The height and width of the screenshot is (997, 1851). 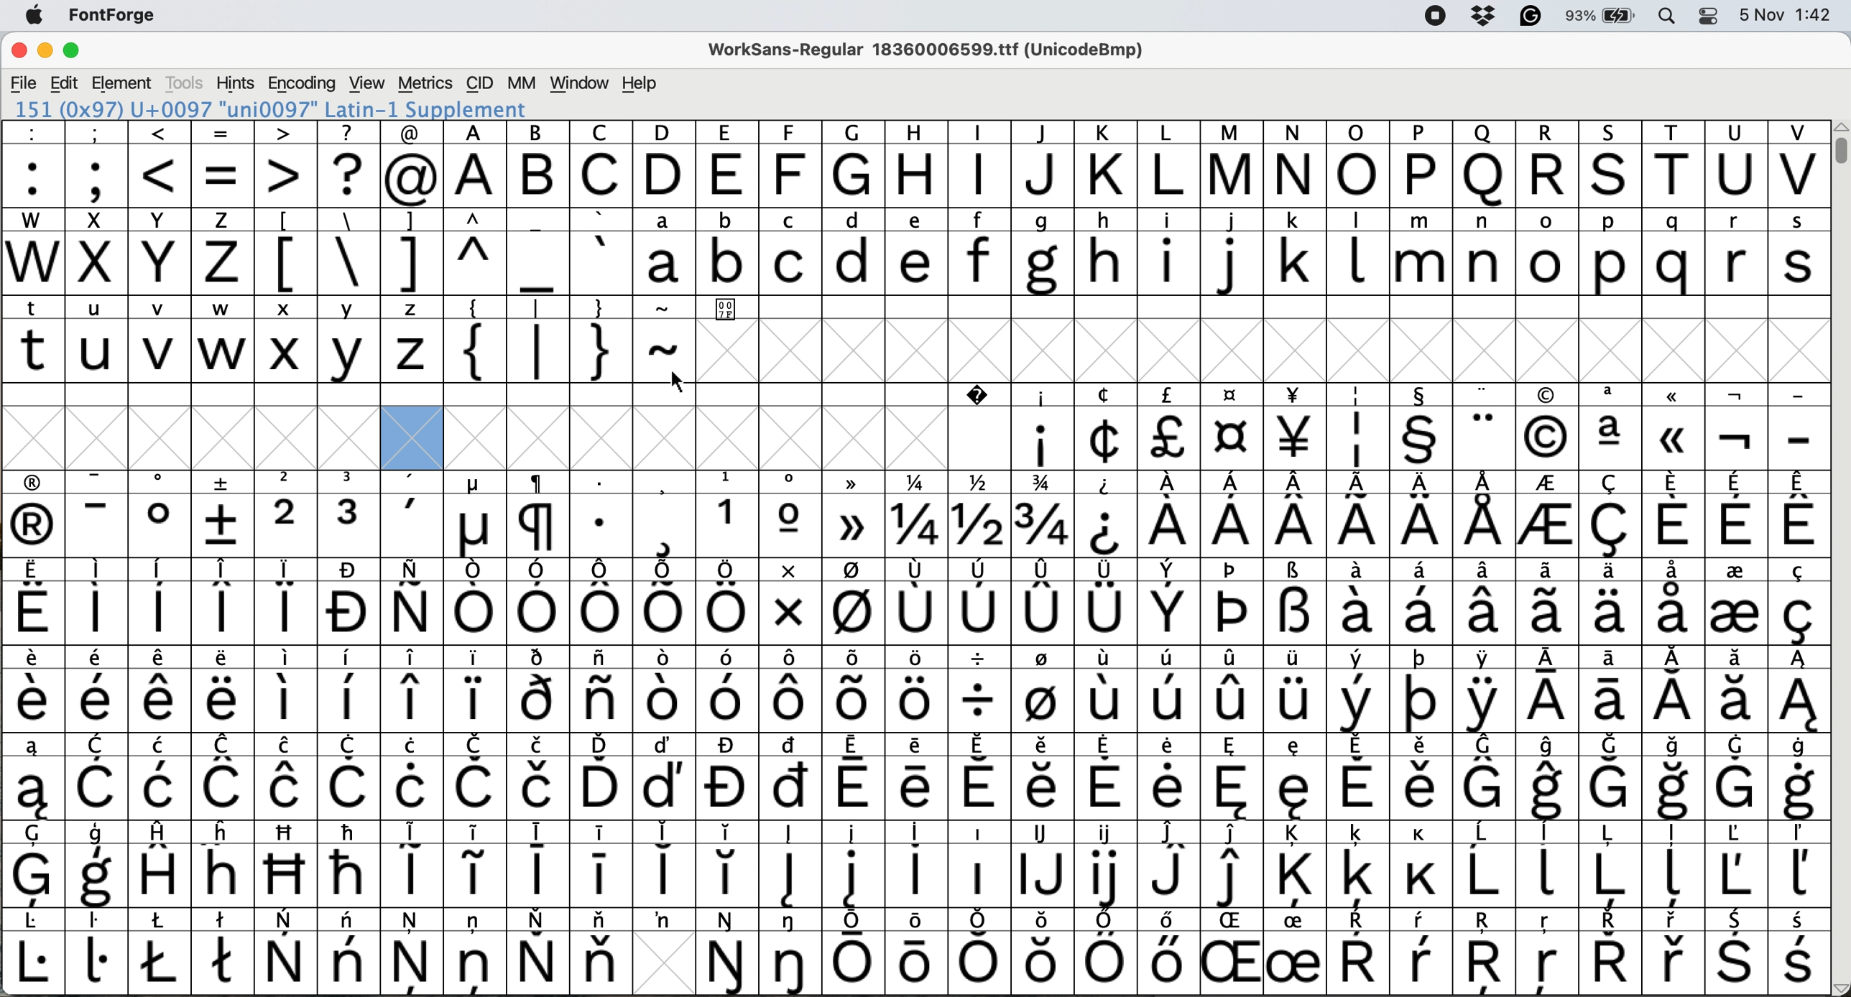 I want to click on P, so click(x=1421, y=164).